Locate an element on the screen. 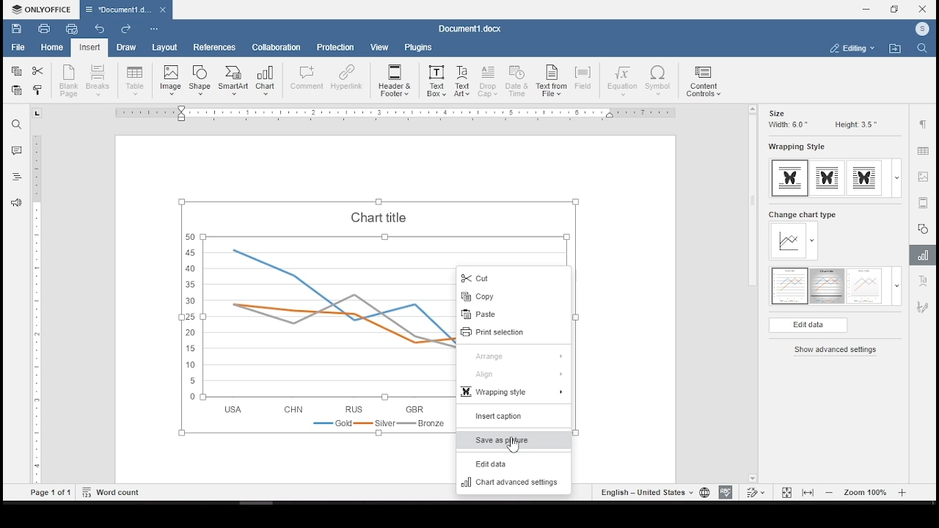 This screenshot has width=939, height=528. wrapping style is located at coordinates (864, 178).